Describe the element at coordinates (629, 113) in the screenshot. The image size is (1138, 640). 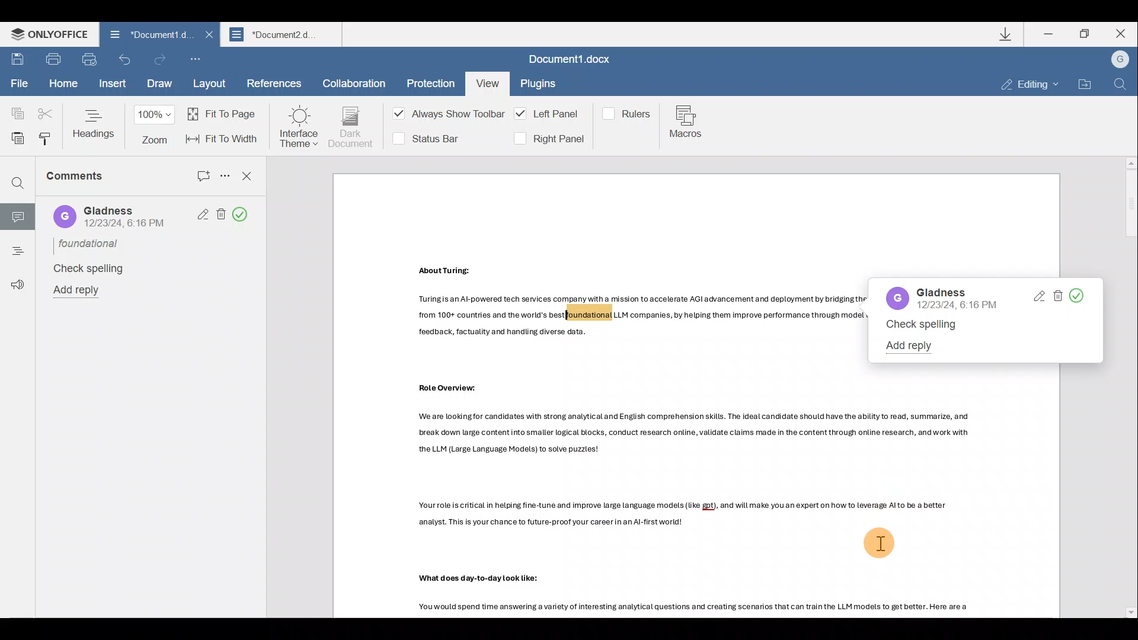
I see `Rulers` at that location.